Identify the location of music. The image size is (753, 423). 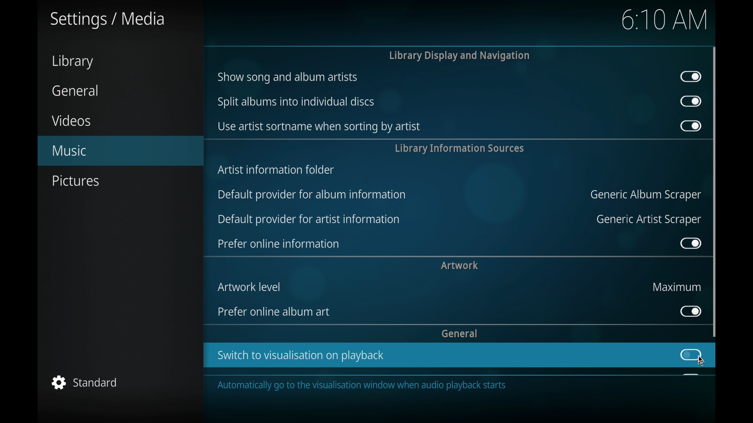
(120, 151).